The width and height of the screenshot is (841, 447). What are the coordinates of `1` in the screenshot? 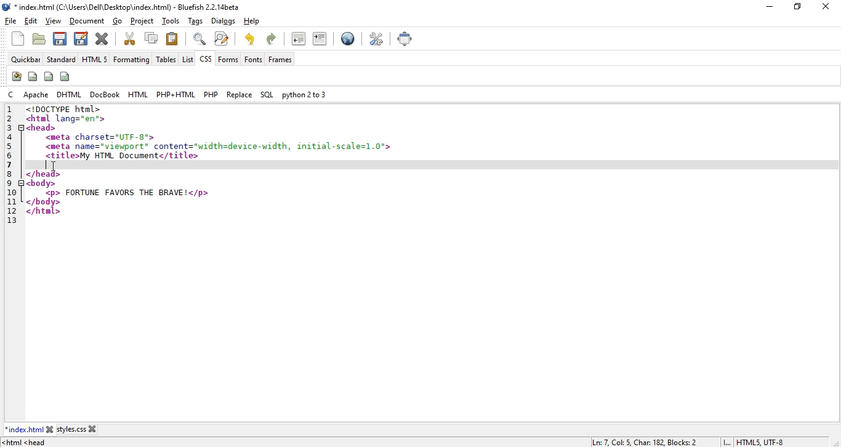 It's located at (9, 110).